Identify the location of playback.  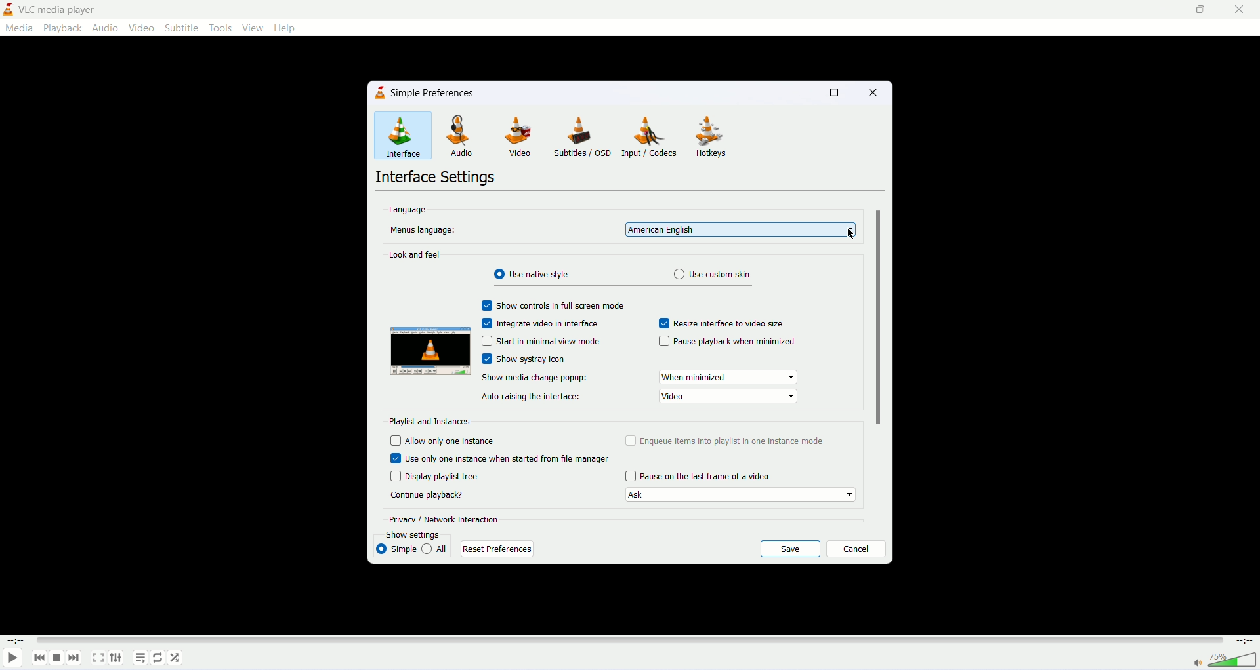
(64, 28).